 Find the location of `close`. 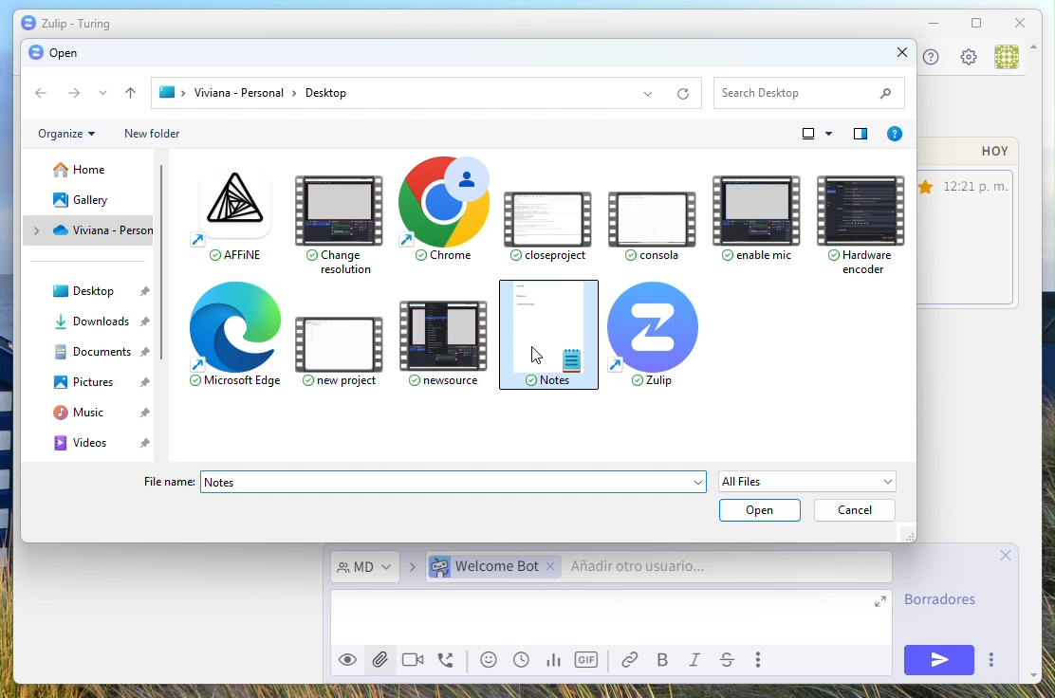

close is located at coordinates (891, 55).